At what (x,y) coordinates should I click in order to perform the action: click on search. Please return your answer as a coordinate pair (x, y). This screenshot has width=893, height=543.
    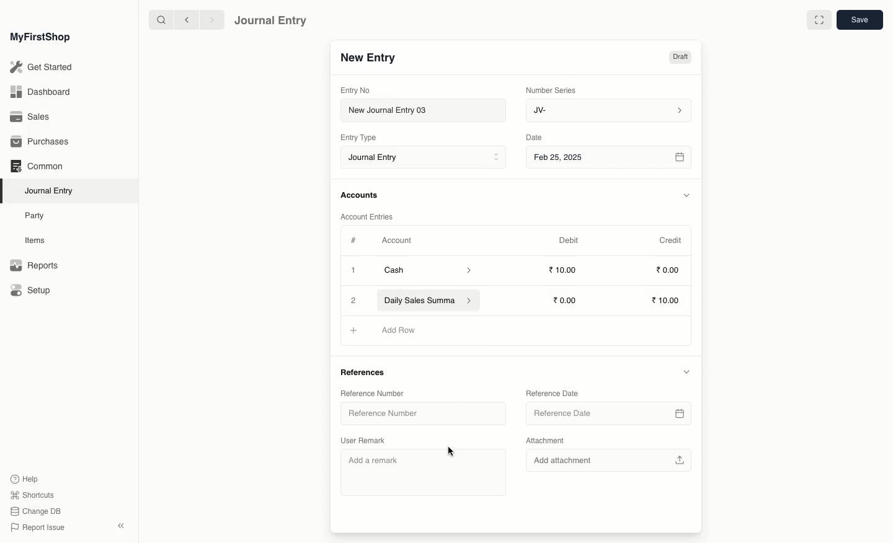
    Looking at the image, I should click on (158, 20).